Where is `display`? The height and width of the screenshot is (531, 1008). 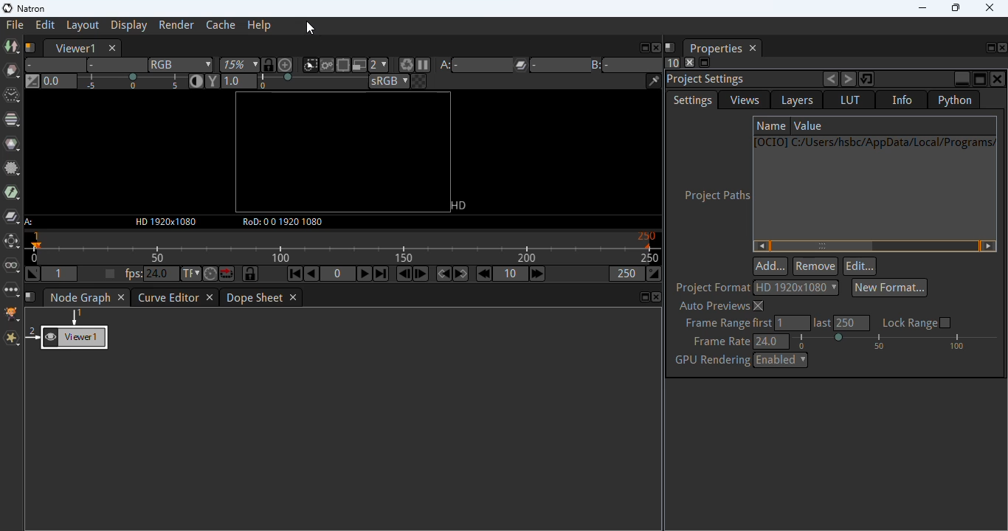 display is located at coordinates (130, 26).